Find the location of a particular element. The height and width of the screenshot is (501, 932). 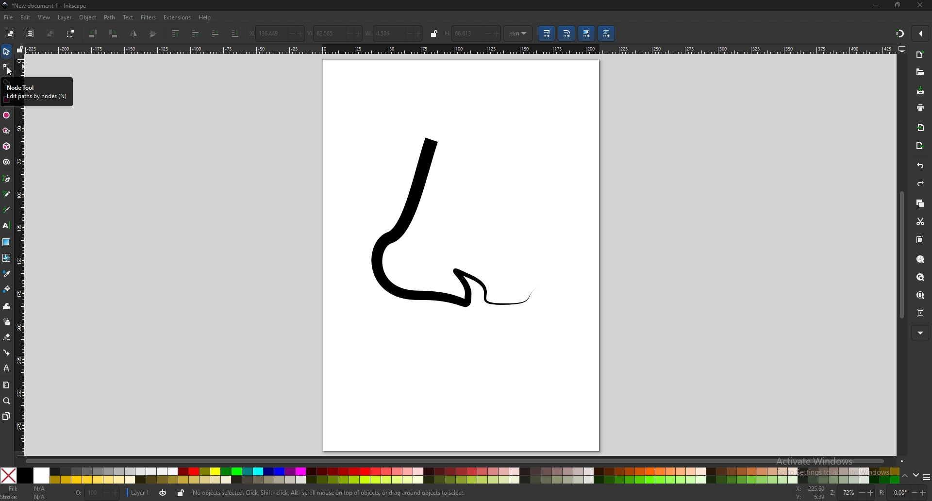

rotation is located at coordinates (904, 492).